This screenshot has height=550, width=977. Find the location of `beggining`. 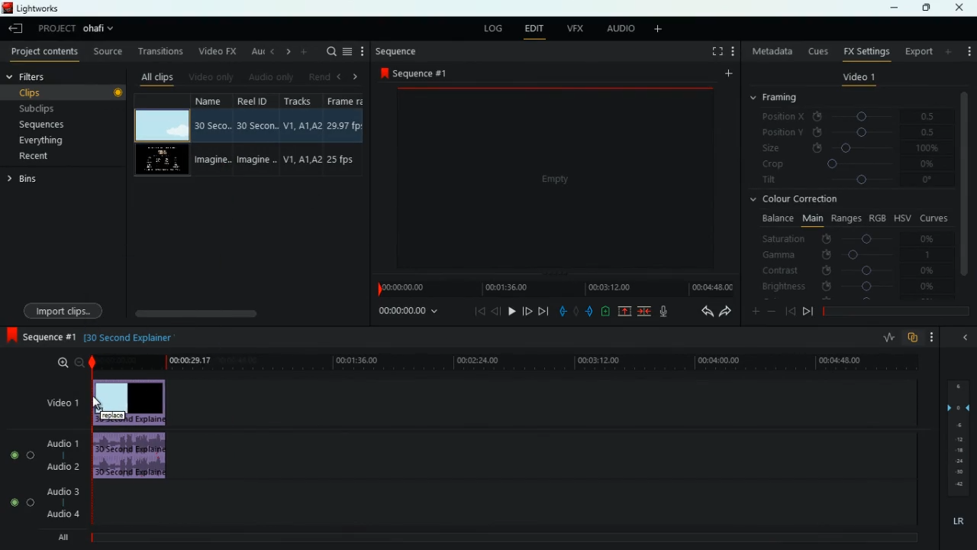

beggining is located at coordinates (475, 310).